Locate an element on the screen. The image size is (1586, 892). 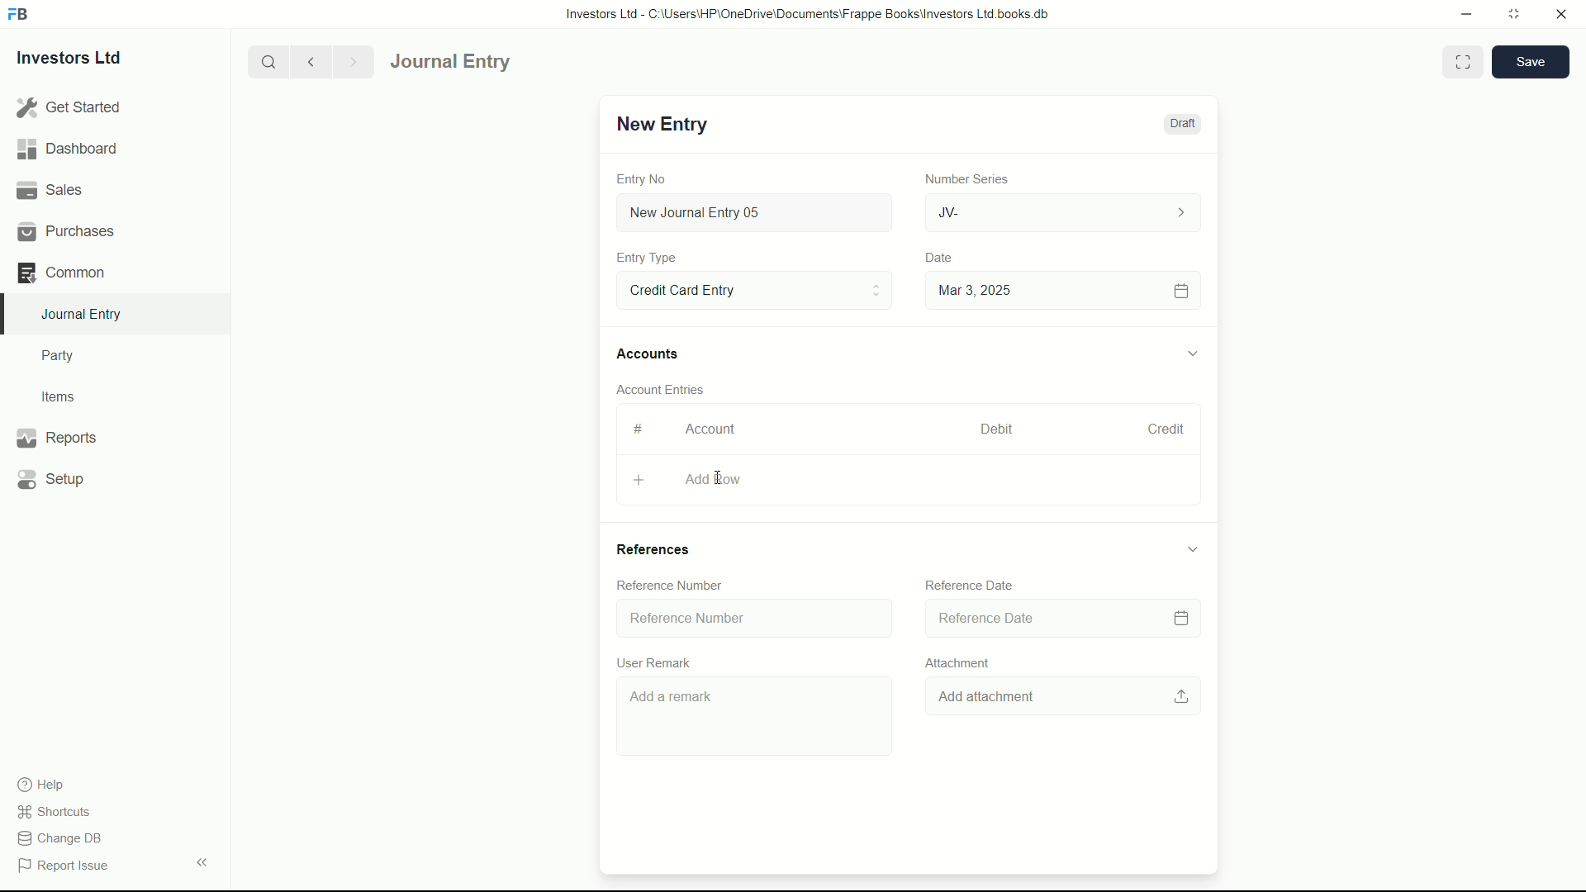
maximize is located at coordinates (1513, 12).